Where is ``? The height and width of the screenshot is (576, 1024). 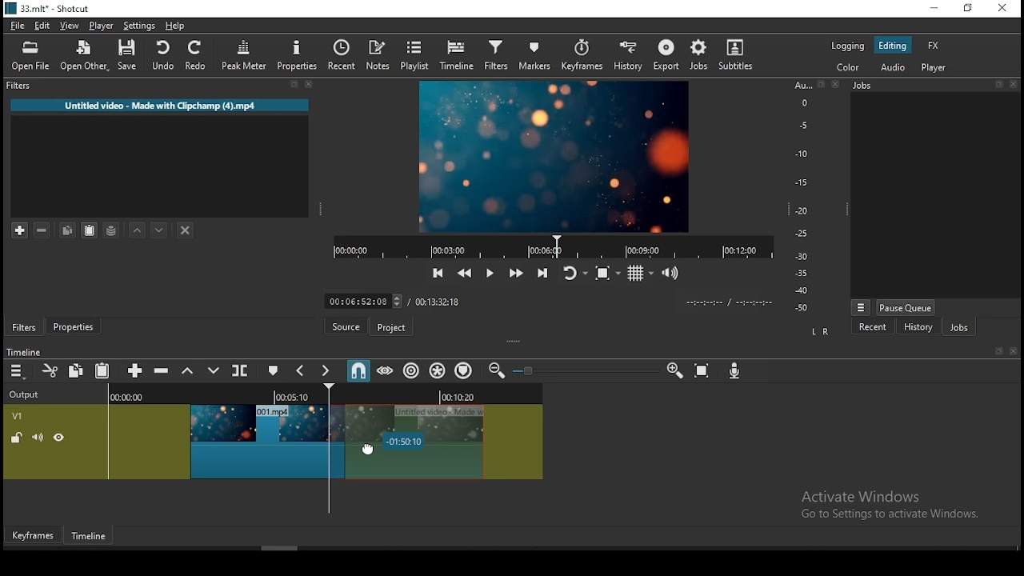
 is located at coordinates (675, 371).